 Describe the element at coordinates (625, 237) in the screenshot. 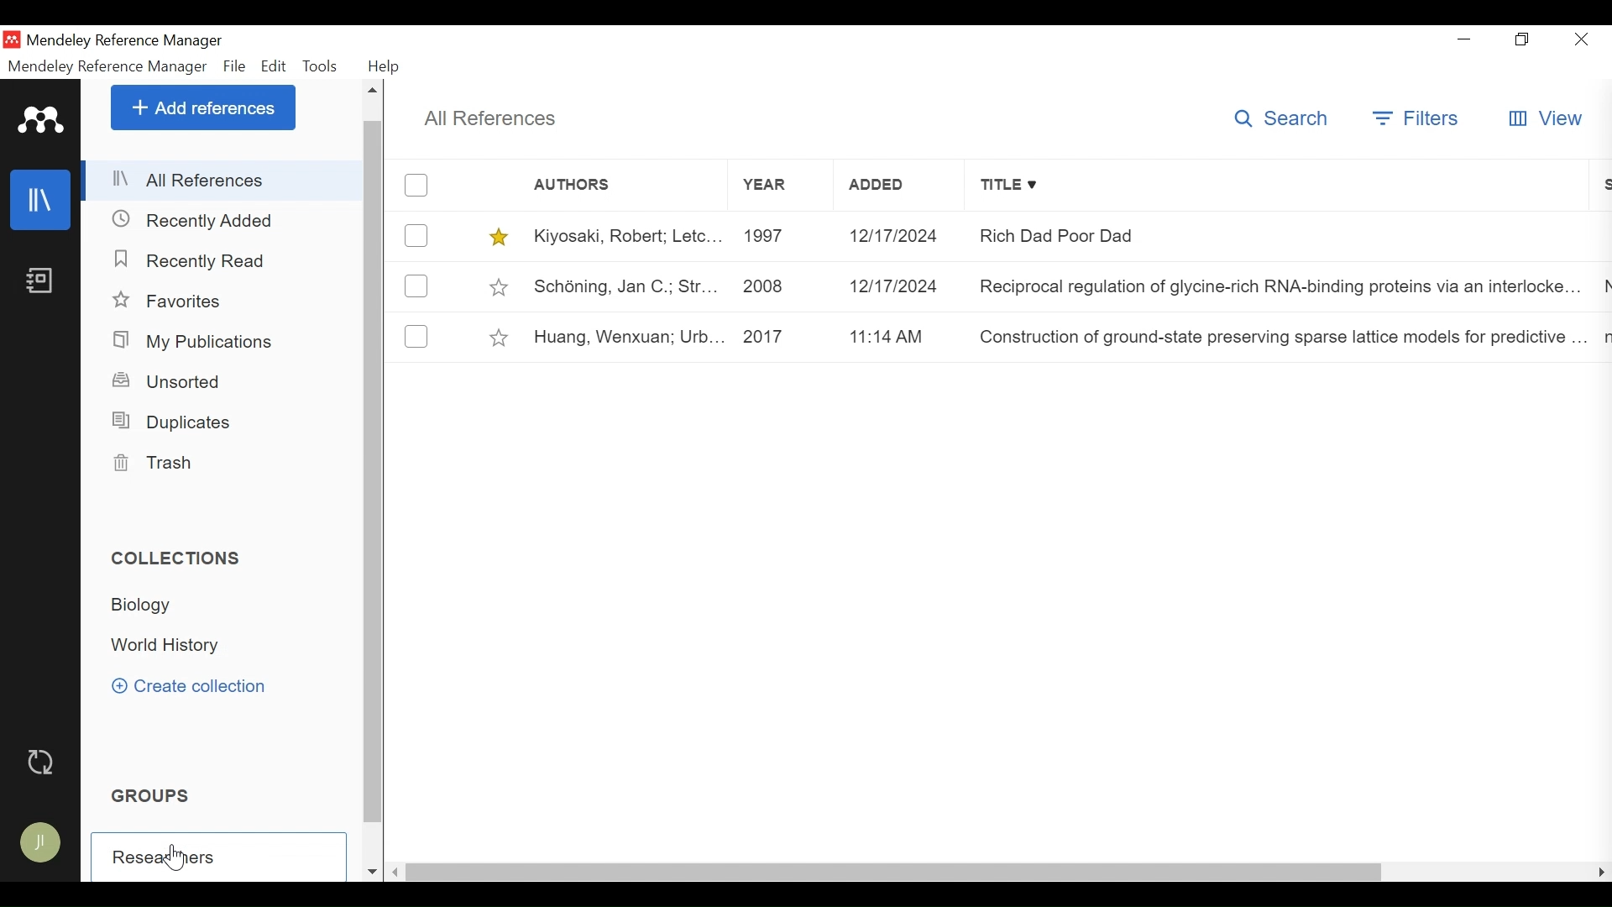

I see `Kiyosaki, Robert; Letc...` at that location.